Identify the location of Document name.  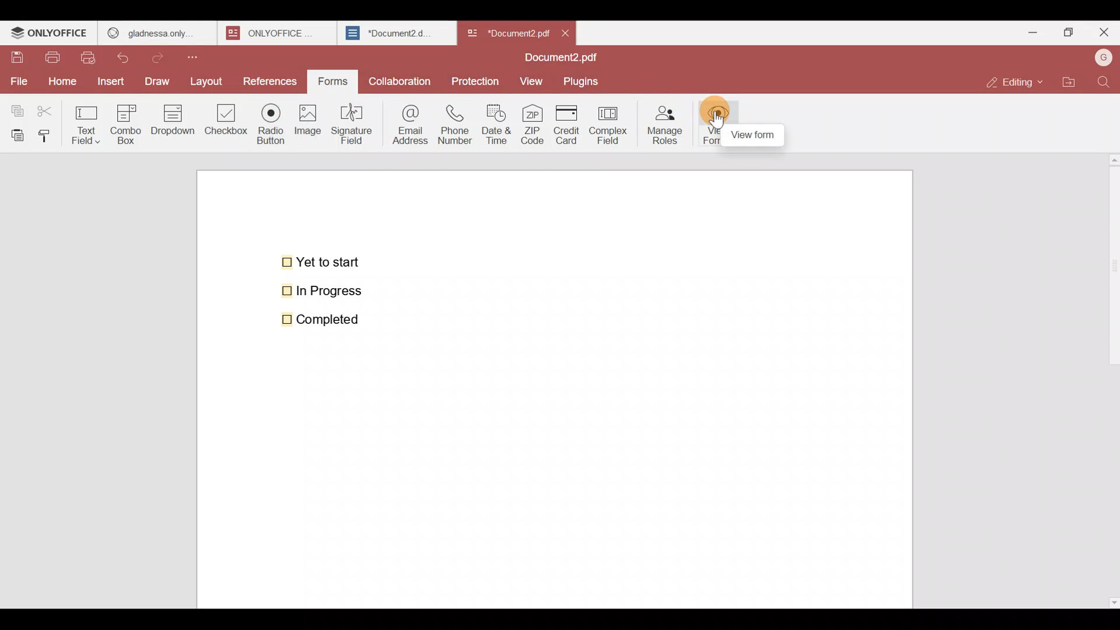
(507, 30).